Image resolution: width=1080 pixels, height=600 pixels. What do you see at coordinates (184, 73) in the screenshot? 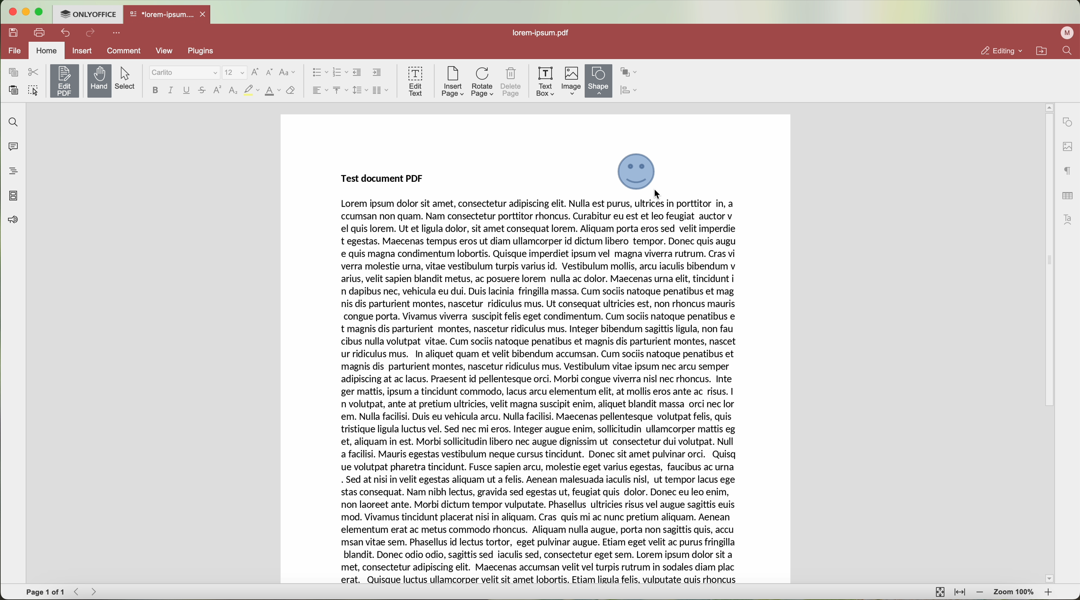
I see `font type` at bounding box center [184, 73].